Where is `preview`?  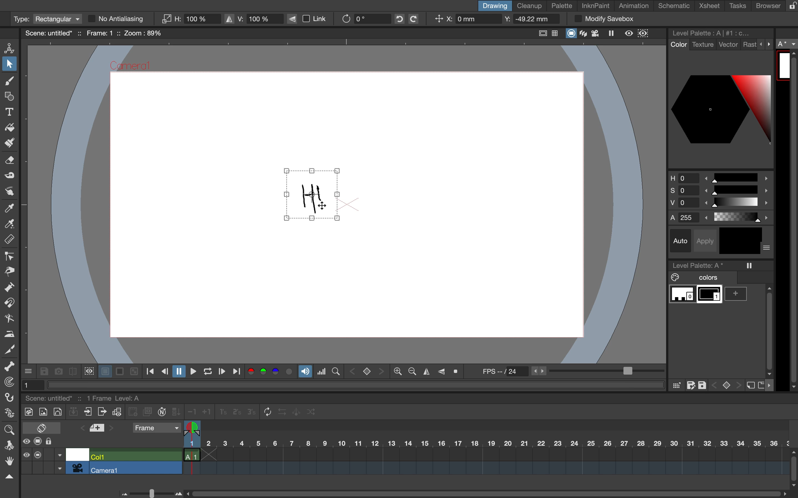
preview is located at coordinates (629, 33).